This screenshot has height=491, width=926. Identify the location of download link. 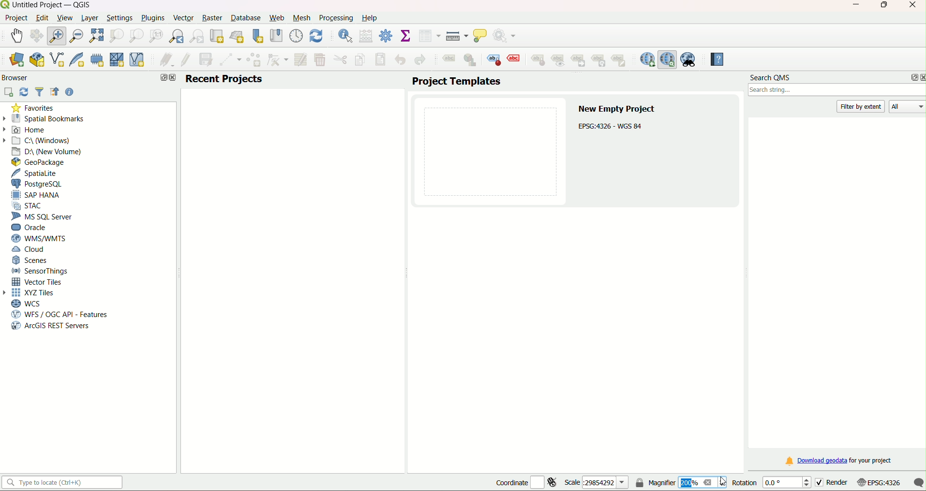
(837, 461).